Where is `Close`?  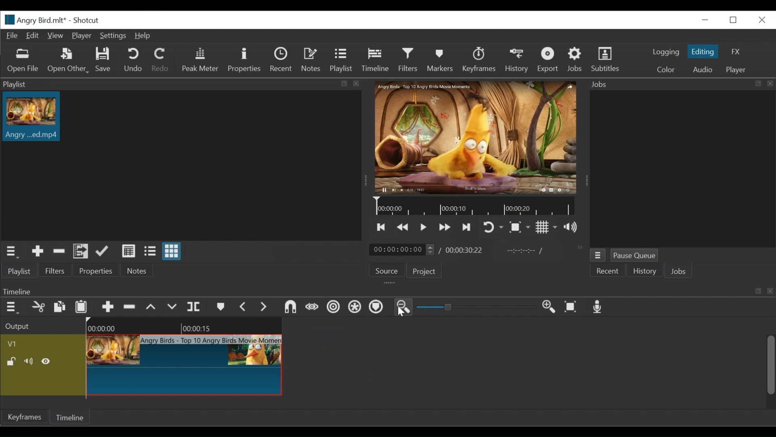
Close is located at coordinates (706, 19).